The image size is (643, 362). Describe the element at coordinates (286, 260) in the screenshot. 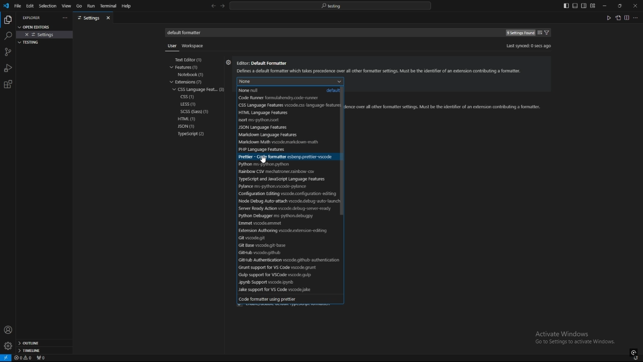

I see `github authentication` at that location.